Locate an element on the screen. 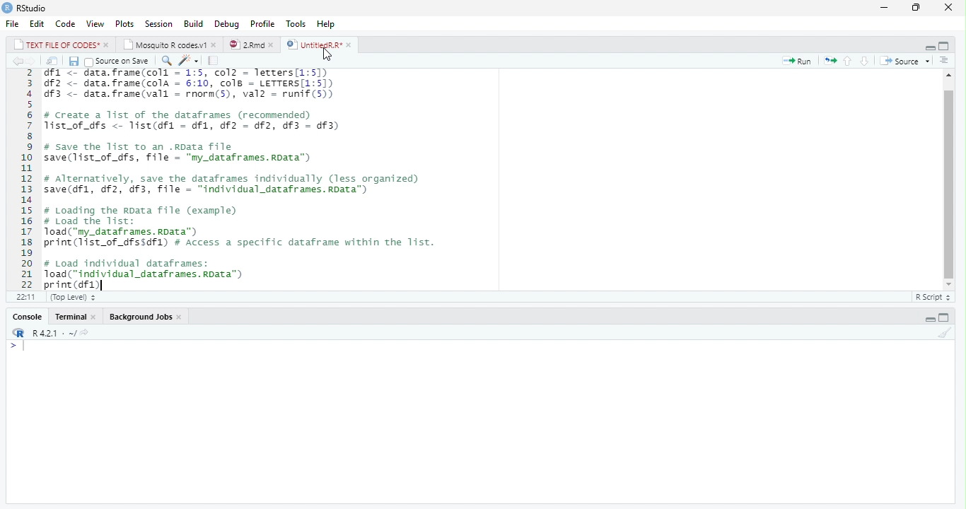 The width and height of the screenshot is (966, 509). Code Tools is located at coordinates (190, 62).